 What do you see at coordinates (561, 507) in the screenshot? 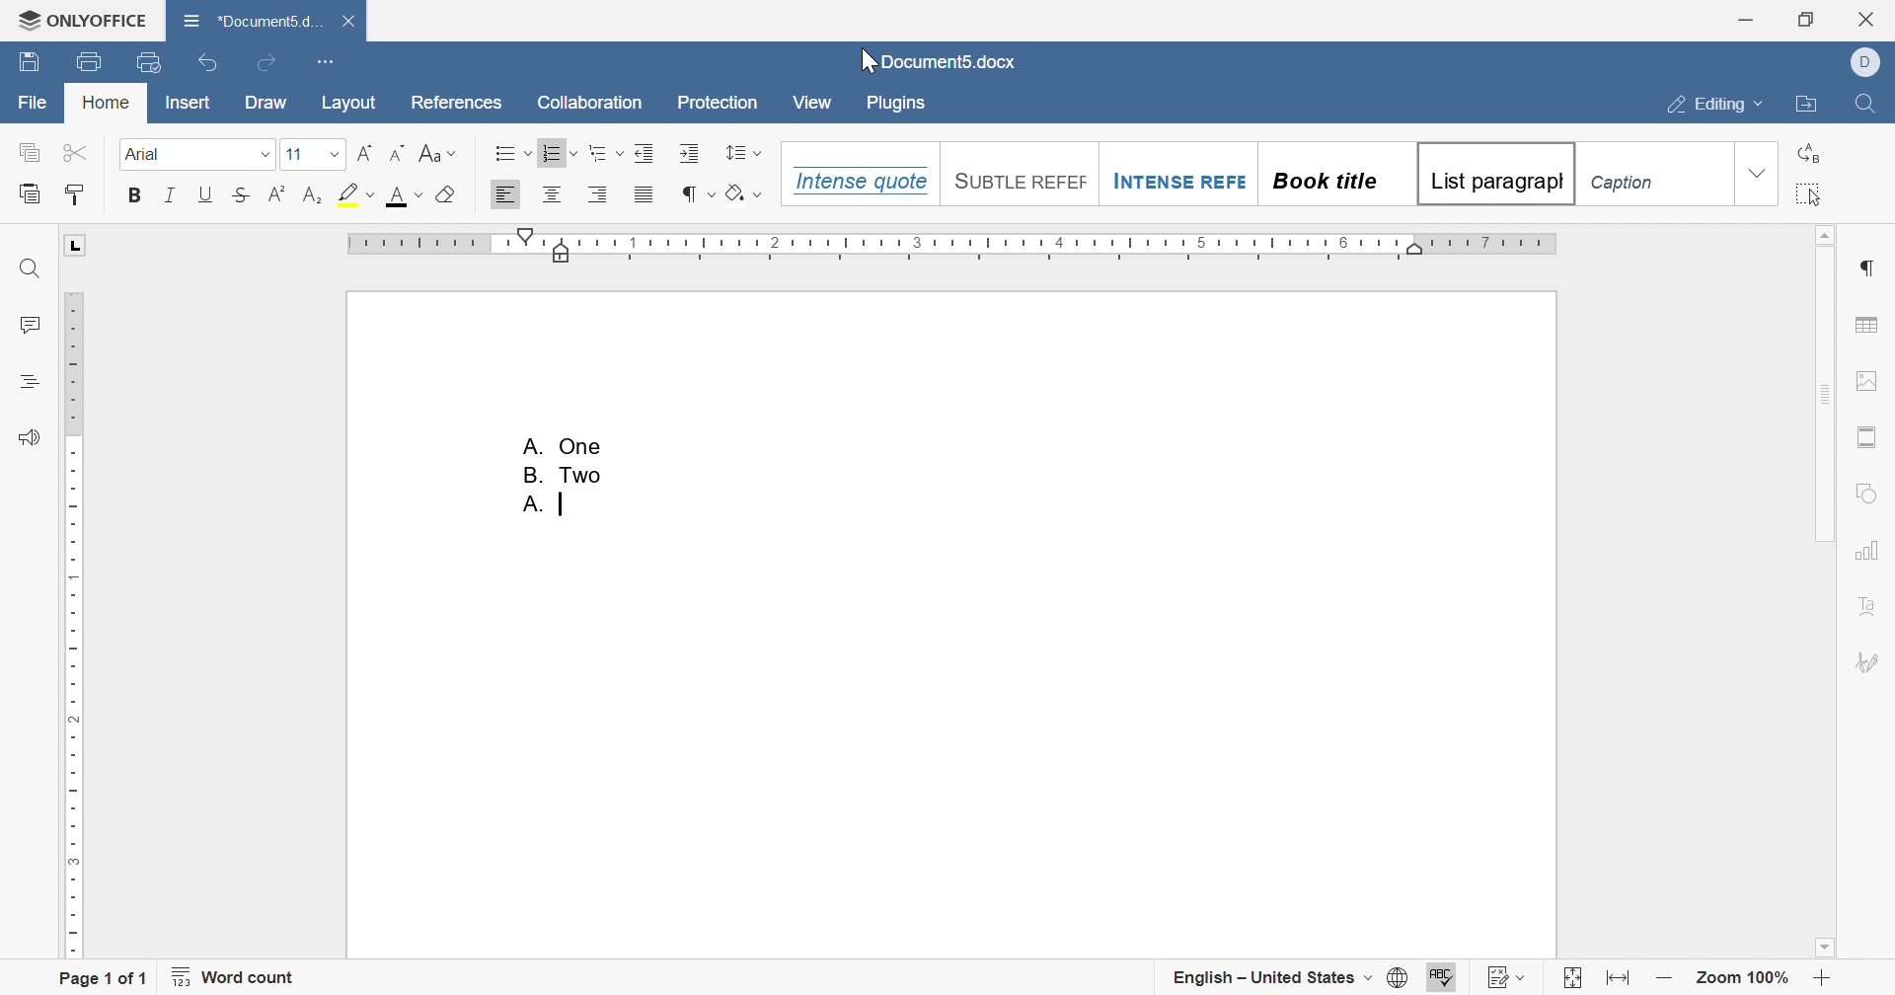
I see `typing cursor` at bounding box center [561, 507].